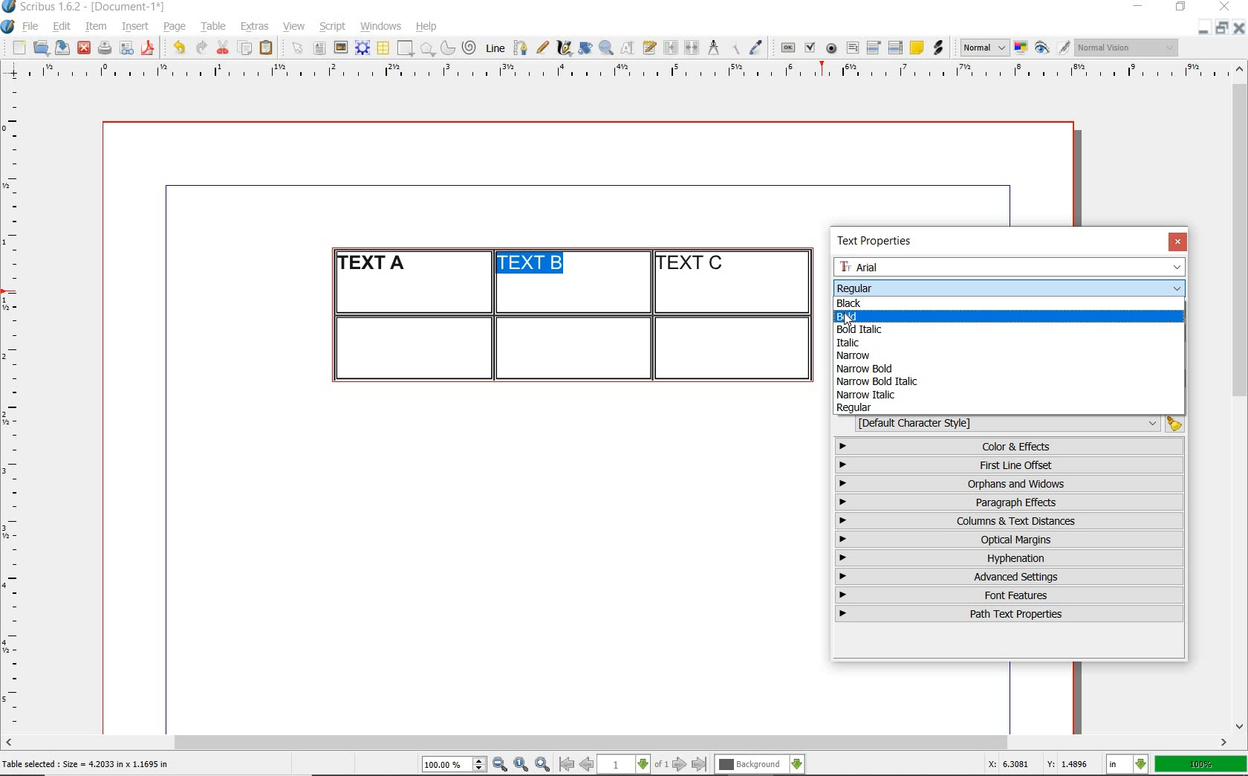 The width and height of the screenshot is (1248, 776). I want to click on help, so click(425, 28).